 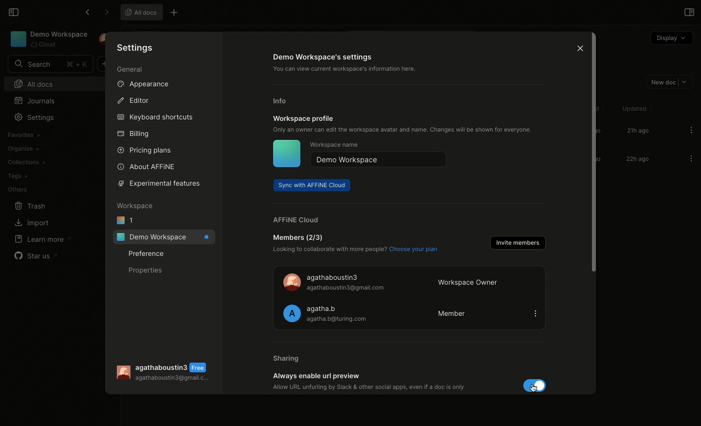 What do you see at coordinates (147, 167) in the screenshot?
I see `About AFFINE` at bounding box center [147, 167].